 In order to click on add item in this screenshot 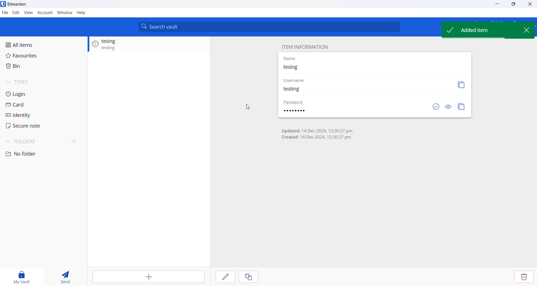, I will do `click(150, 278)`.